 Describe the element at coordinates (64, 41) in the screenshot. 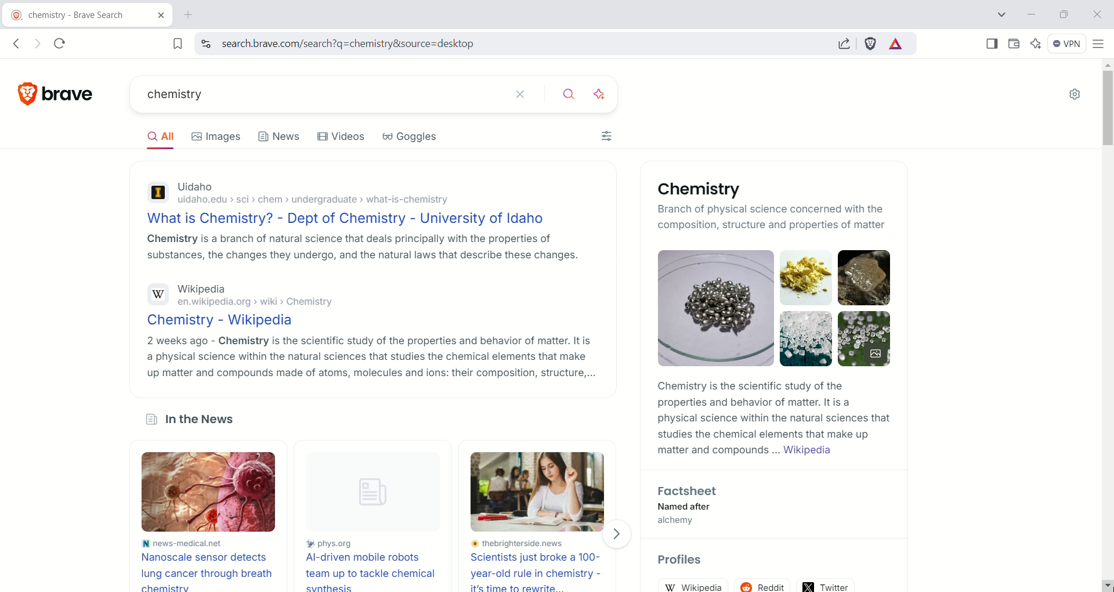

I see `reload` at that location.